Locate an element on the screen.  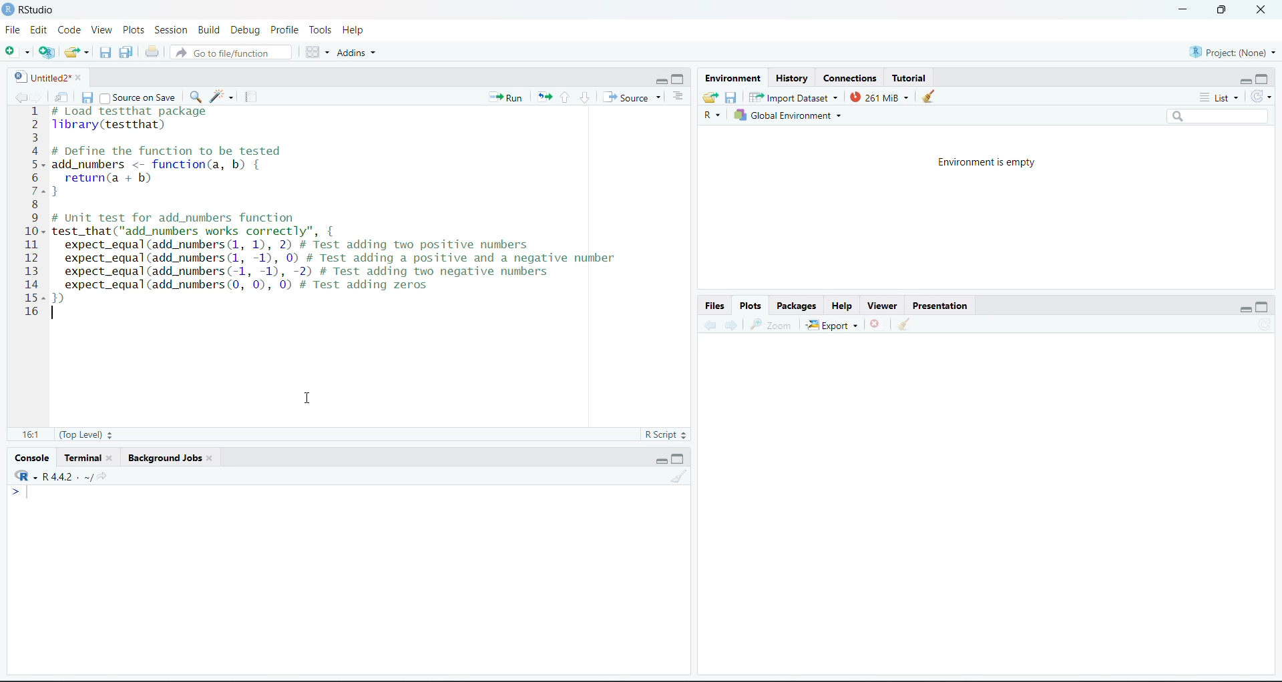
# DeTine the Tunction to be tested

add_numbers <- function(a, b) {
return(a + b)

} is located at coordinates (168, 173).